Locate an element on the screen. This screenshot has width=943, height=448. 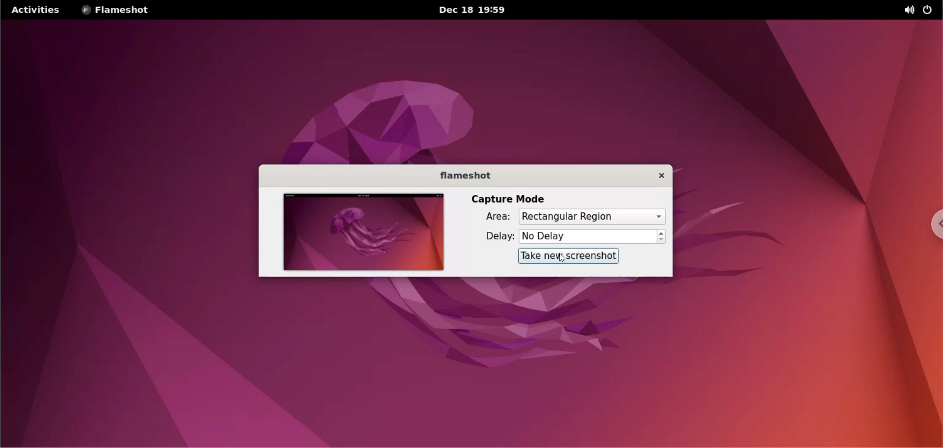
flameshot options is located at coordinates (117, 10).